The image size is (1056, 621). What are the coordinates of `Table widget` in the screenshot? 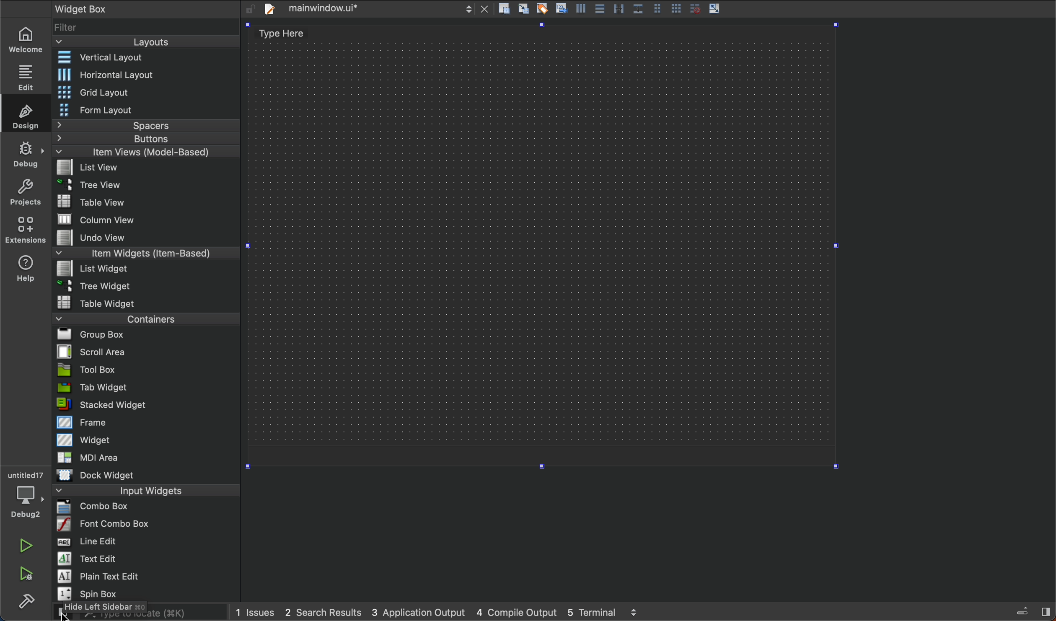 It's located at (98, 303).